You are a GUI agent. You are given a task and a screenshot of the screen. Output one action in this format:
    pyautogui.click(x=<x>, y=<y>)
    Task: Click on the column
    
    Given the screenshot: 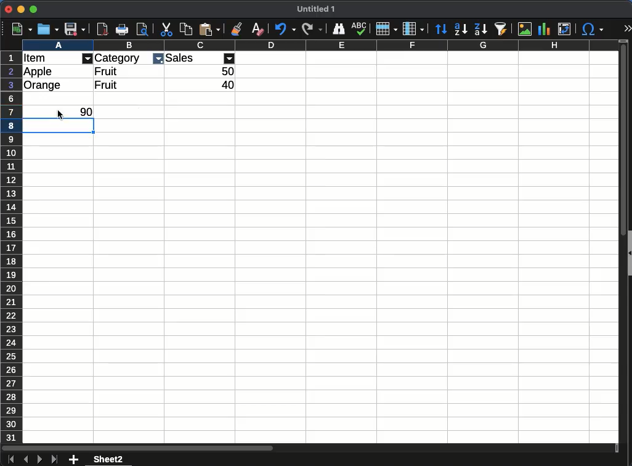 What is the action you would take?
    pyautogui.click(x=413, y=28)
    